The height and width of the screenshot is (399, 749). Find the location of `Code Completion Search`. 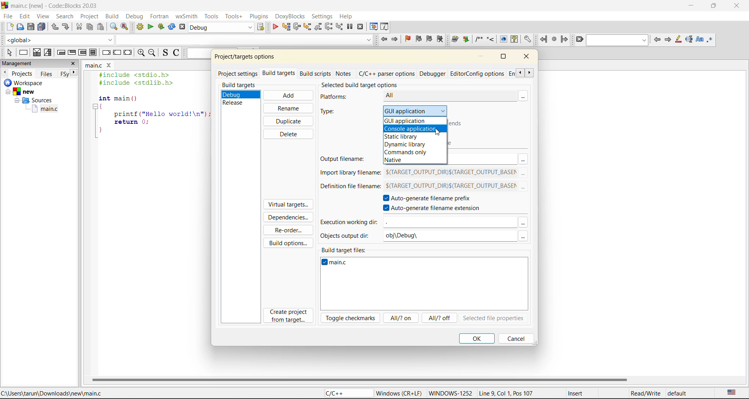

Code Completion Search is located at coordinates (244, 39).